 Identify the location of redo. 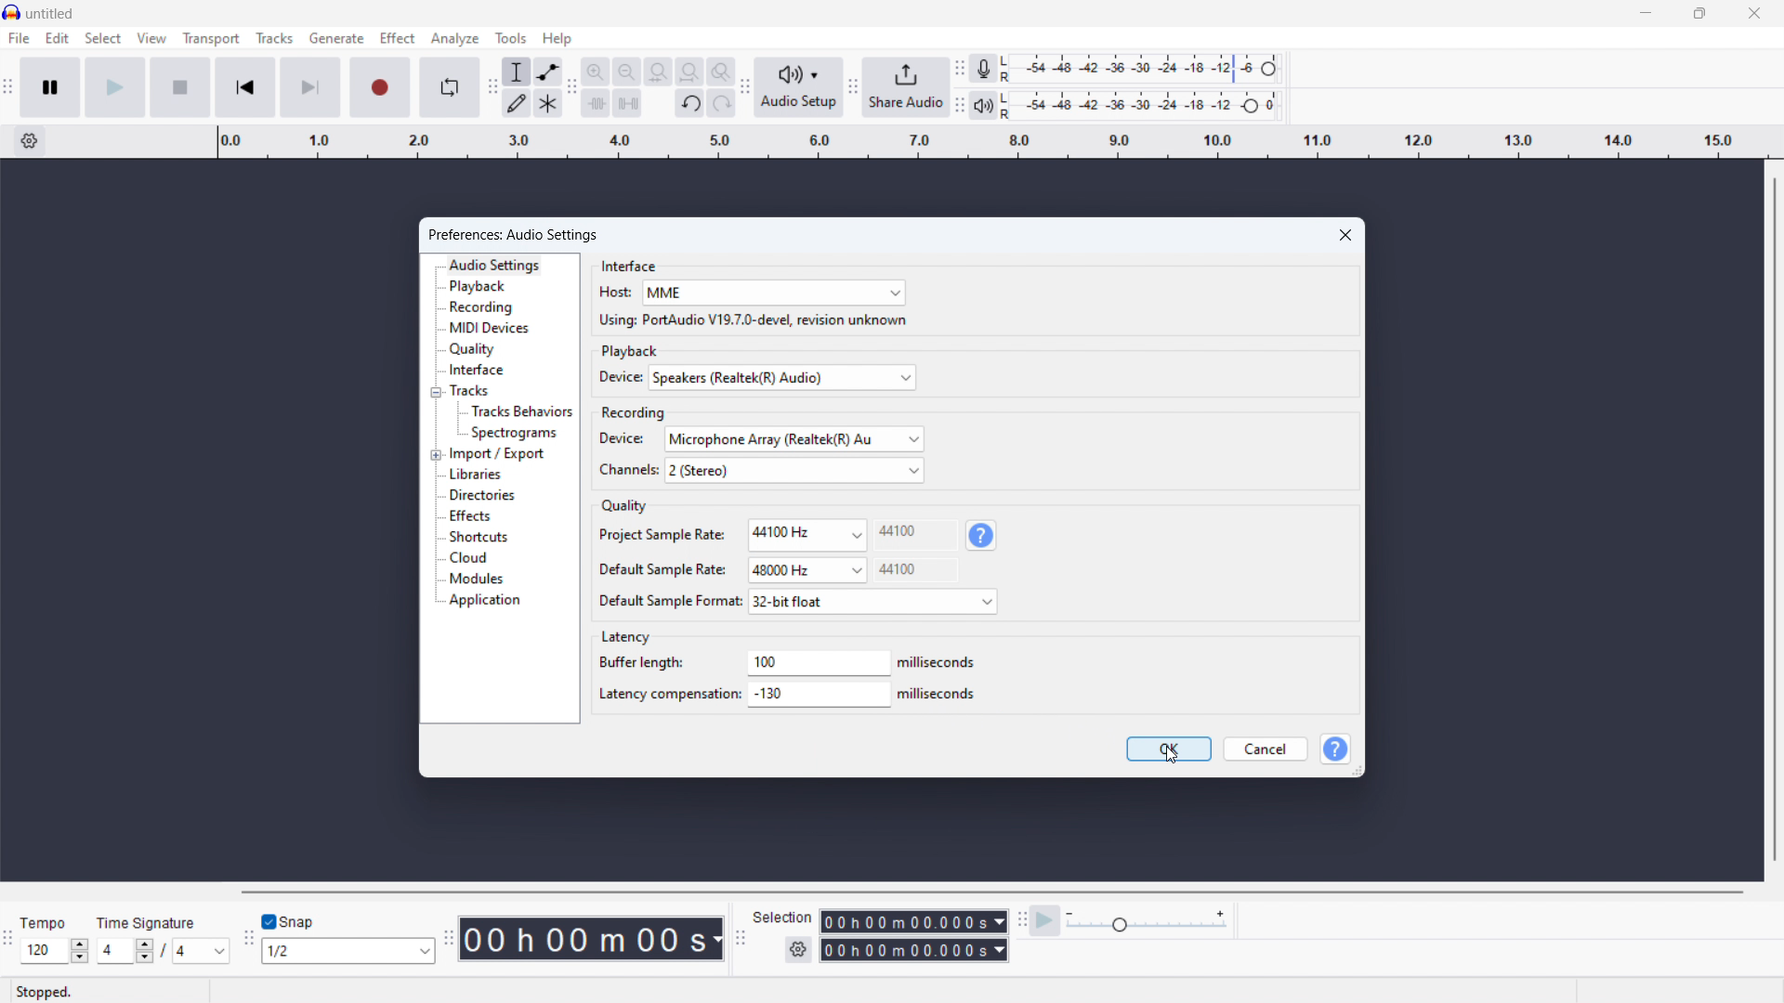
(721, 103).